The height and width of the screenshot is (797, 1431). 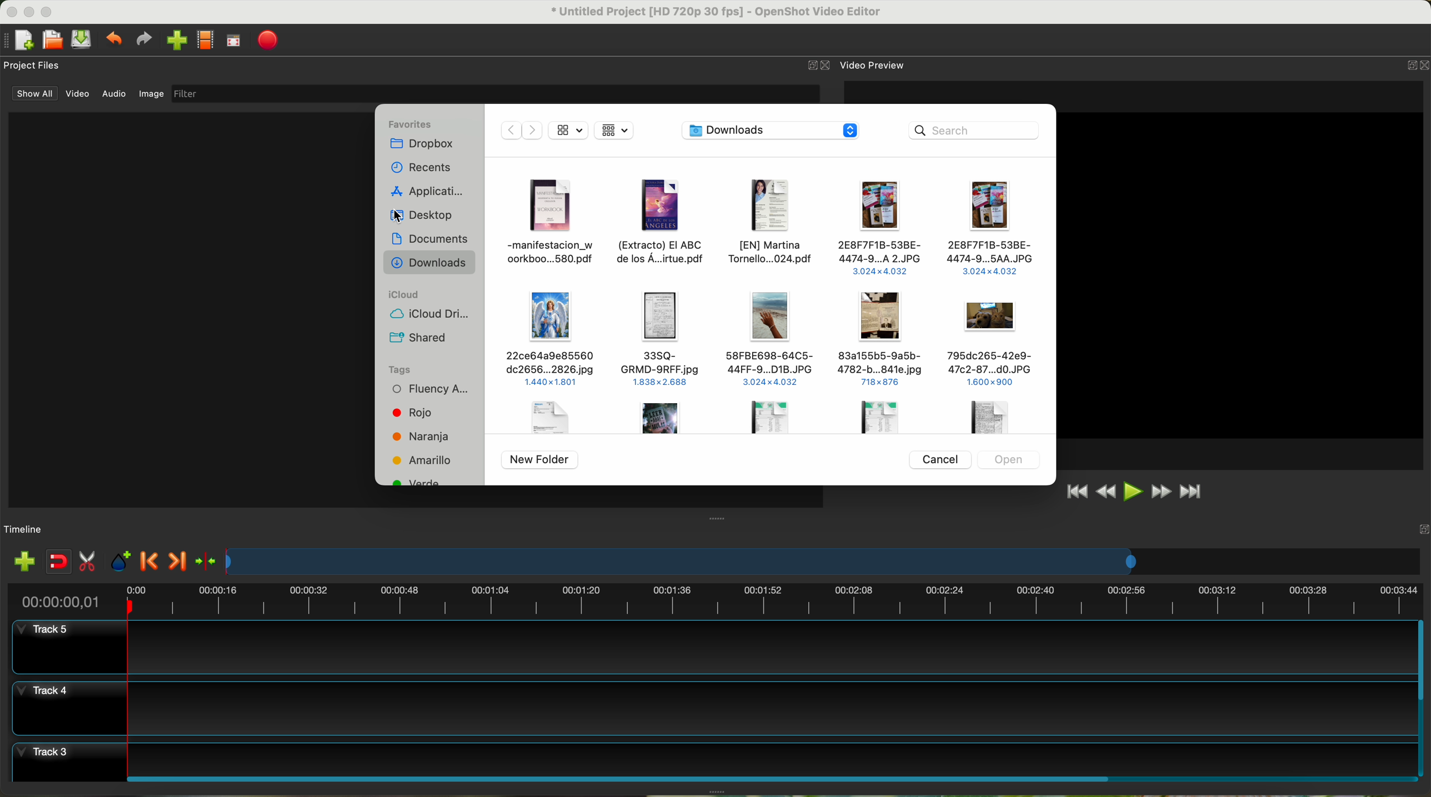 I want to click on favorites, so click(x=411, y=124).